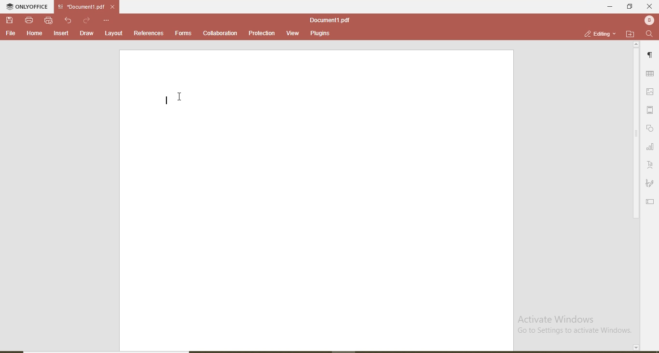 This screenshot has height=353, width=659. I want to click on graph, so click(650, 148).